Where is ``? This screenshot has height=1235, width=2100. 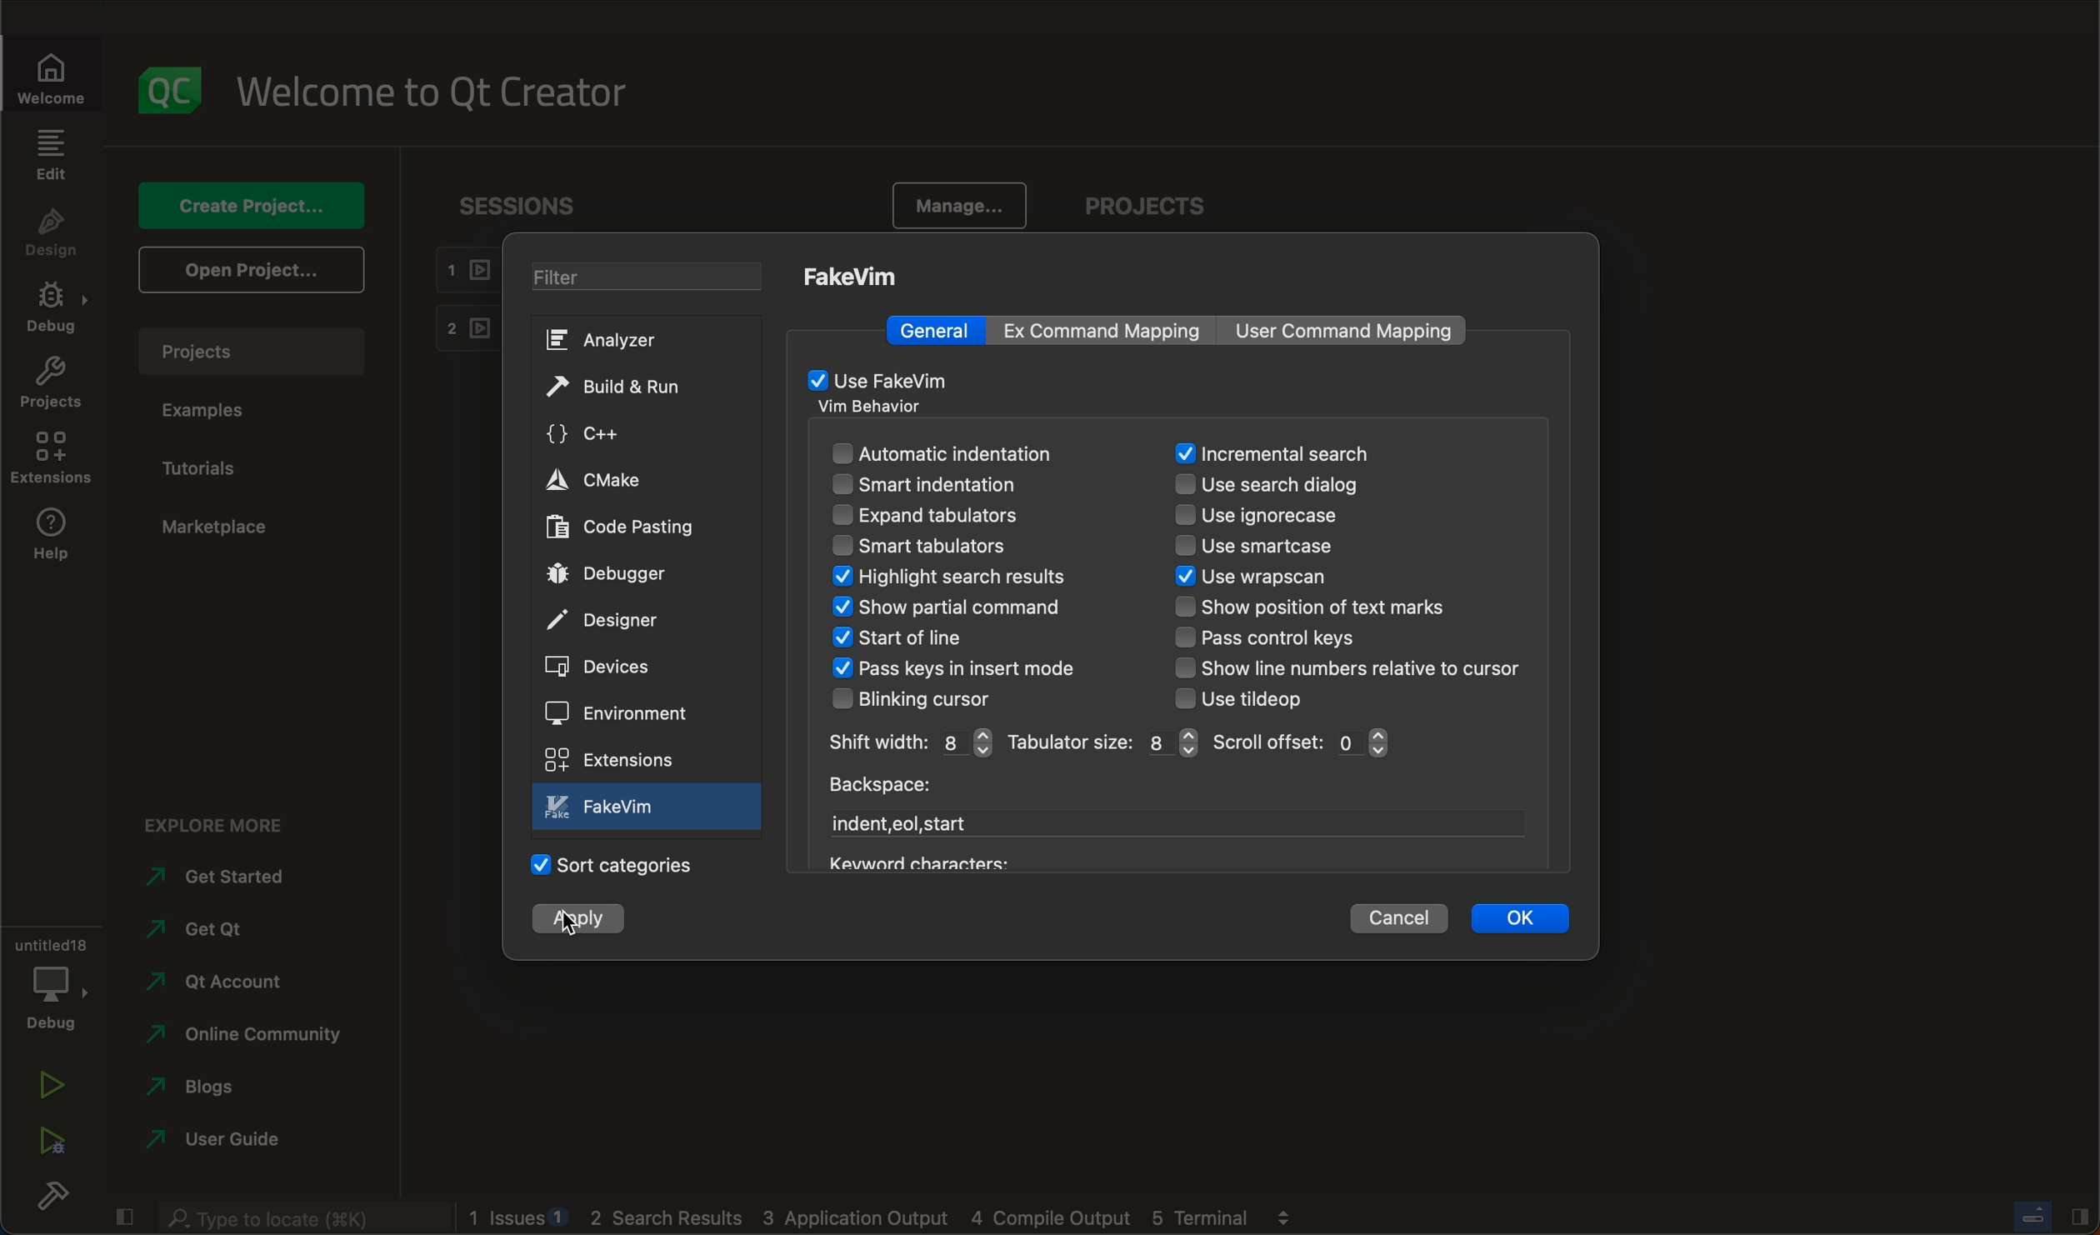
 is located at coordinates (1282, 1216).